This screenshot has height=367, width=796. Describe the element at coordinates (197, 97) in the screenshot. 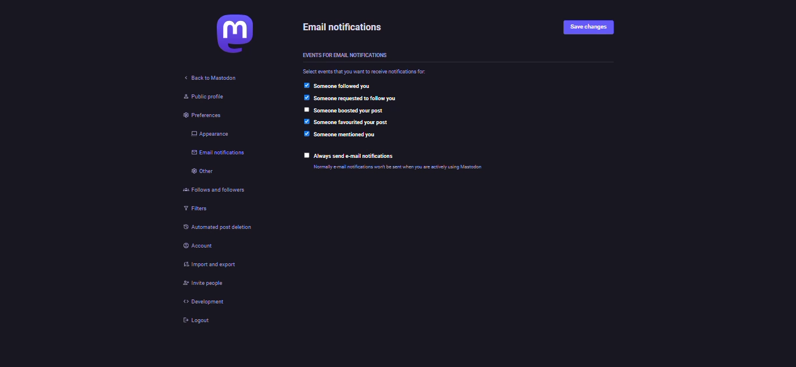

I see `public profile` at that location.